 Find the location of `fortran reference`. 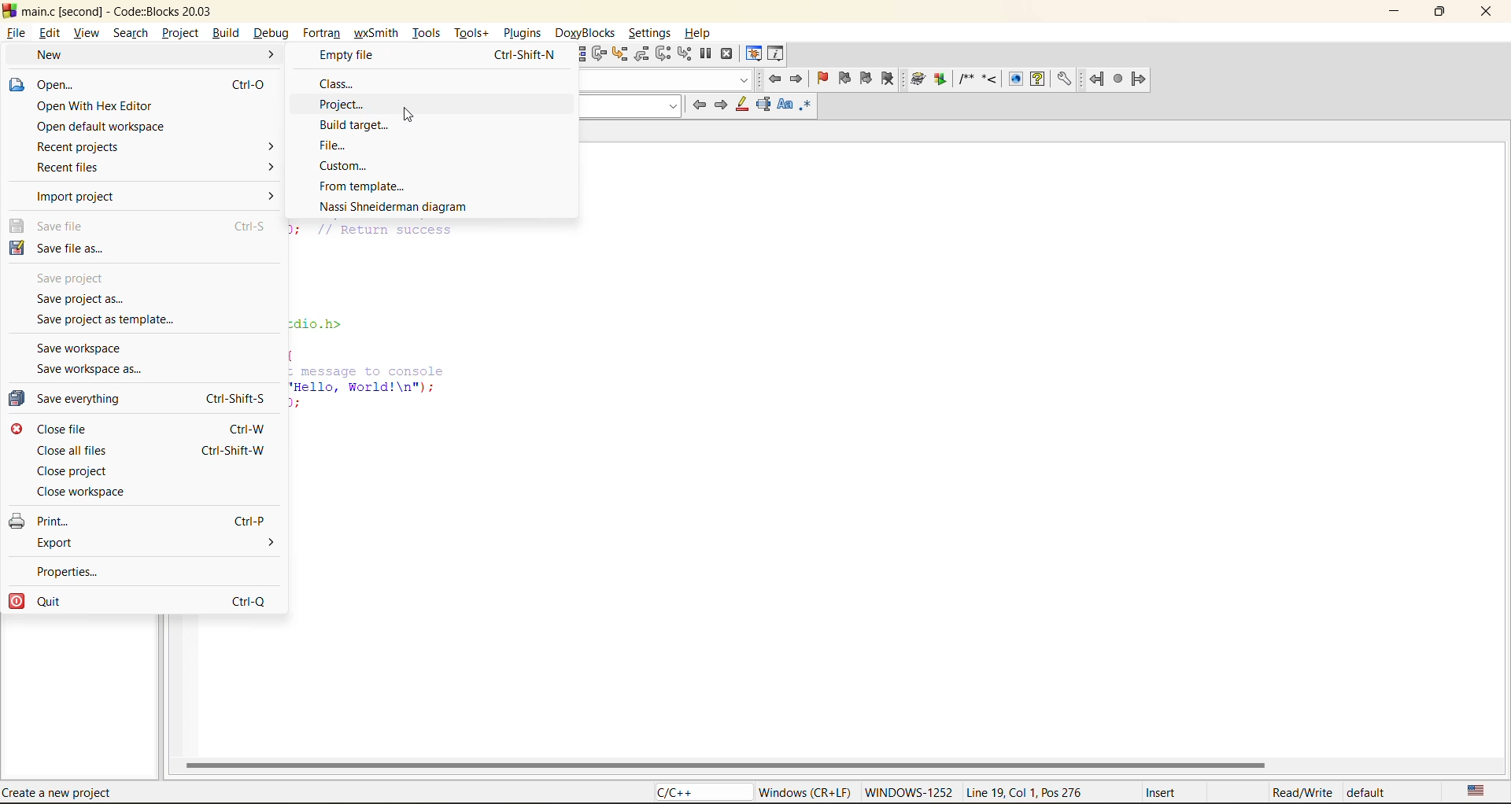

fortran reference is located at coordinates (1122, 80).